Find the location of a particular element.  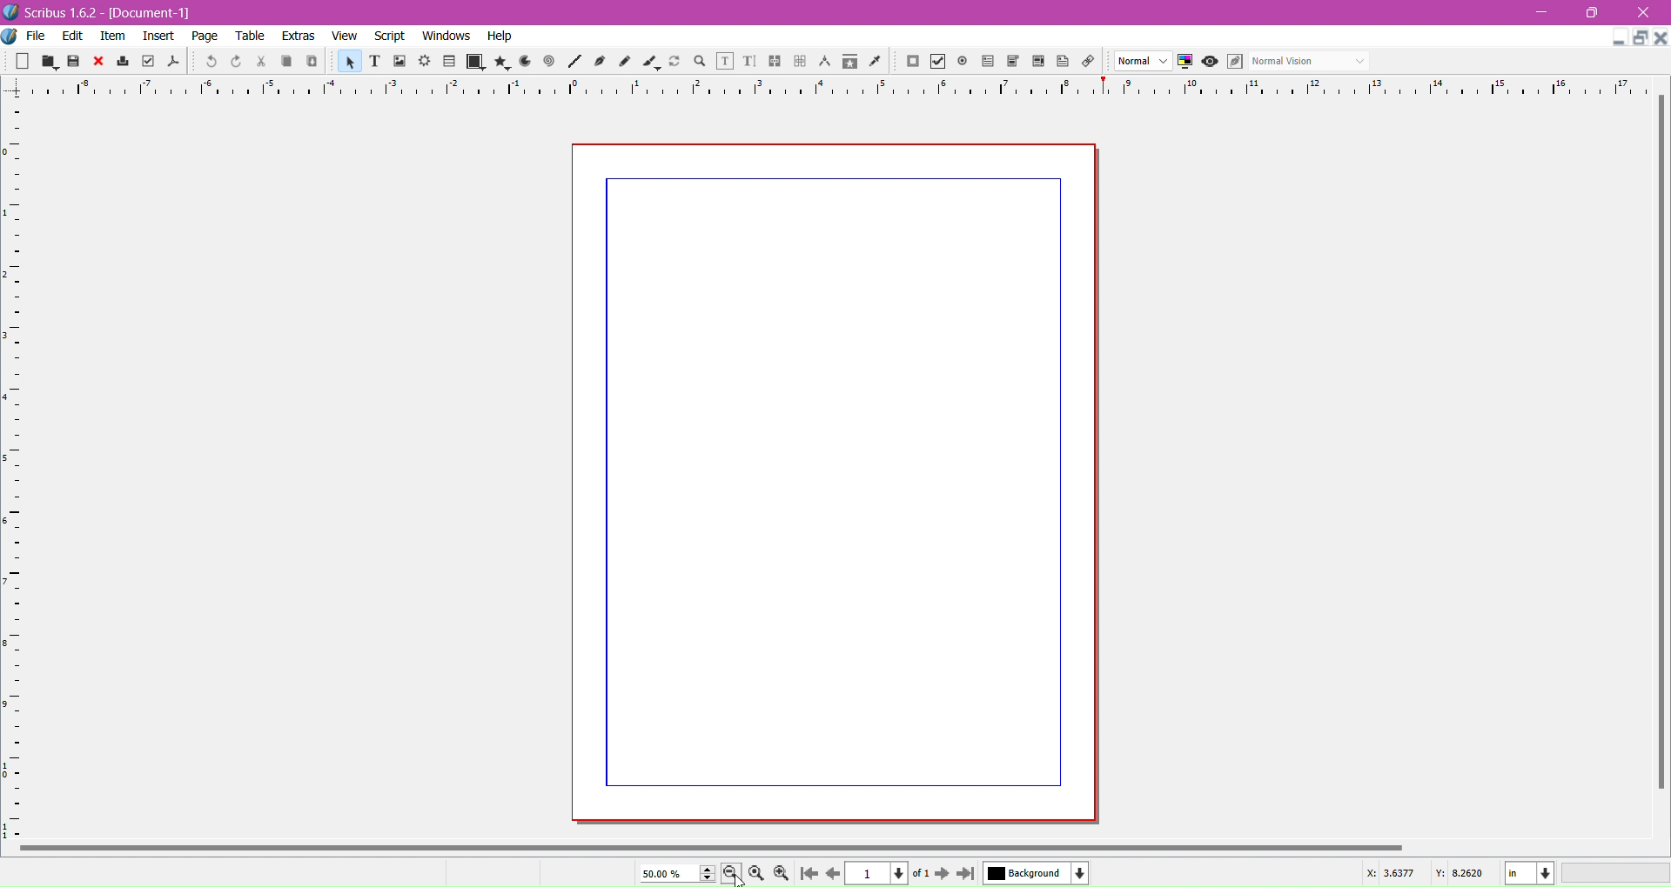

Item is located at coordinates (114, 37).